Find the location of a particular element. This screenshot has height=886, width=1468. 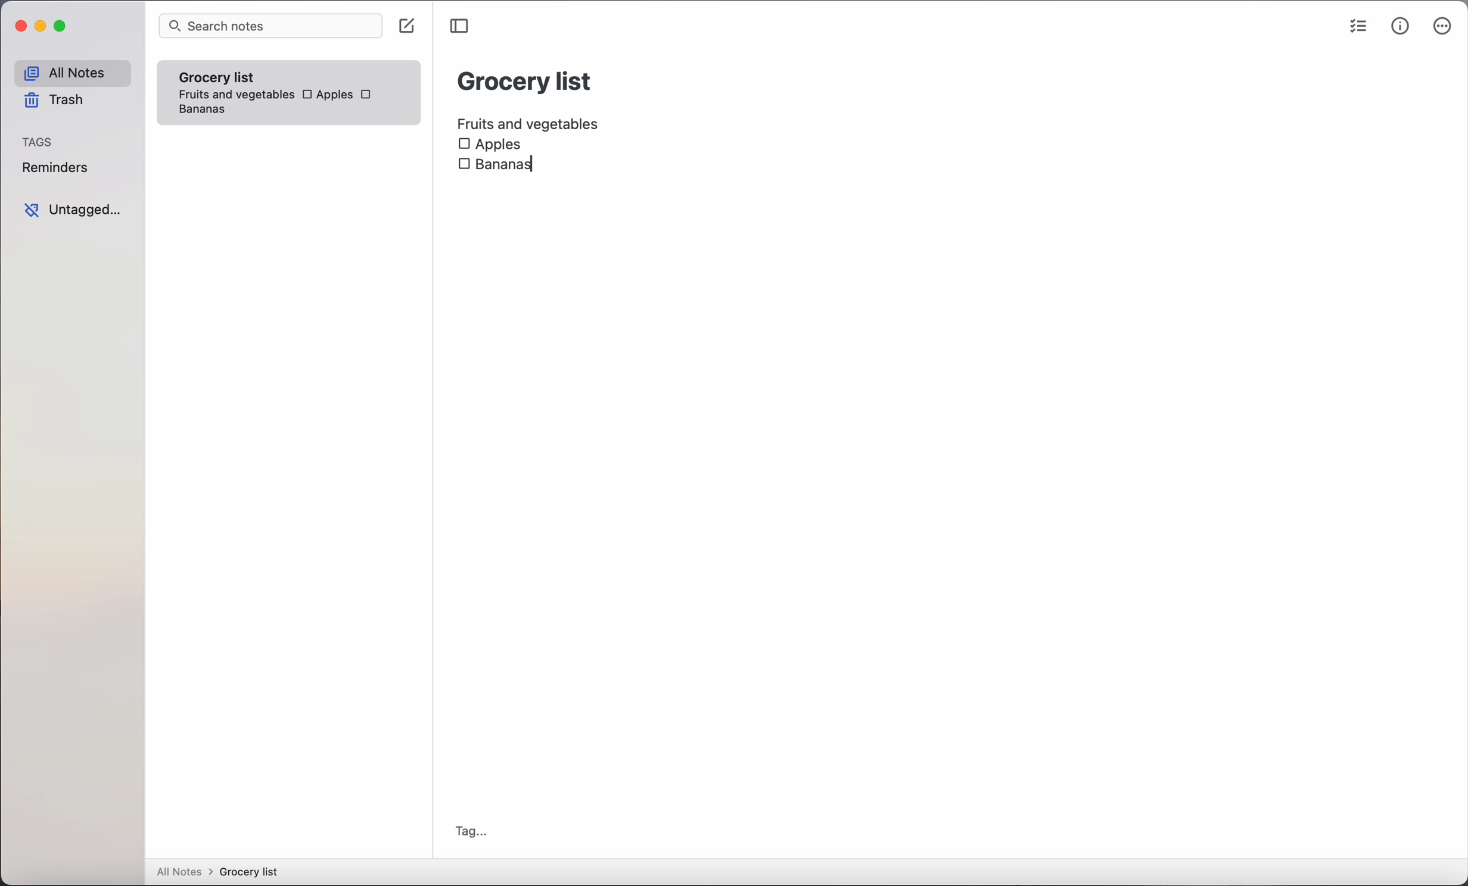

checkbox is located at coordinates (369, 96).